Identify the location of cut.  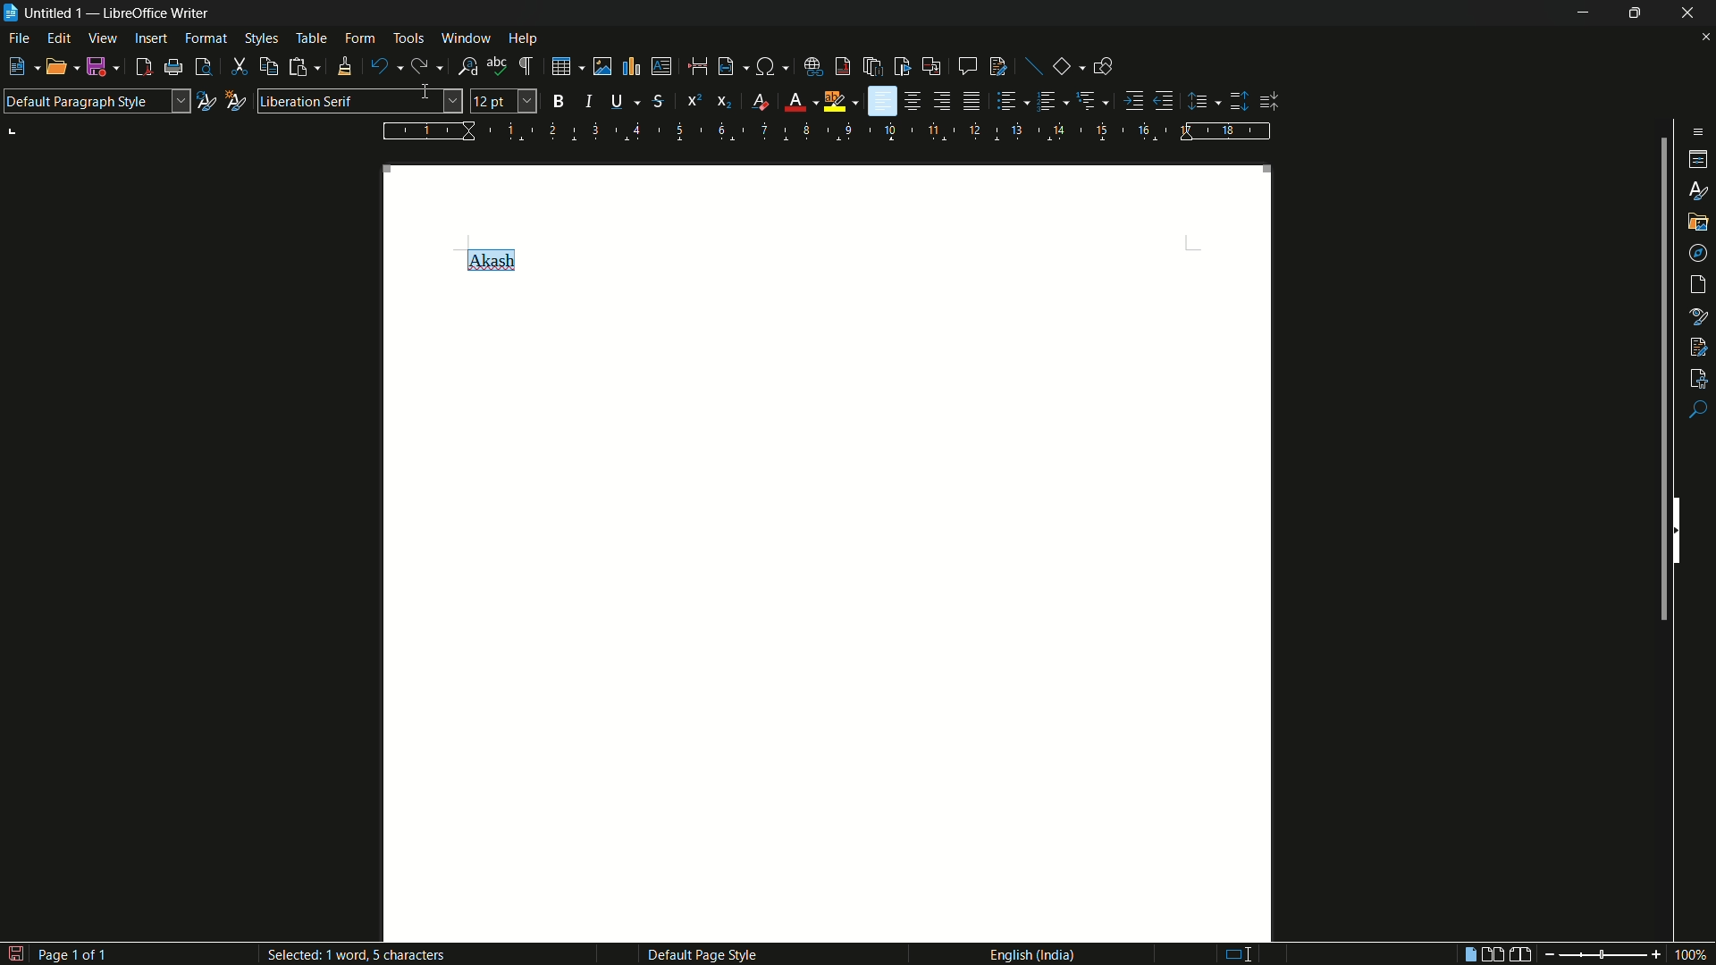
(240, 68).